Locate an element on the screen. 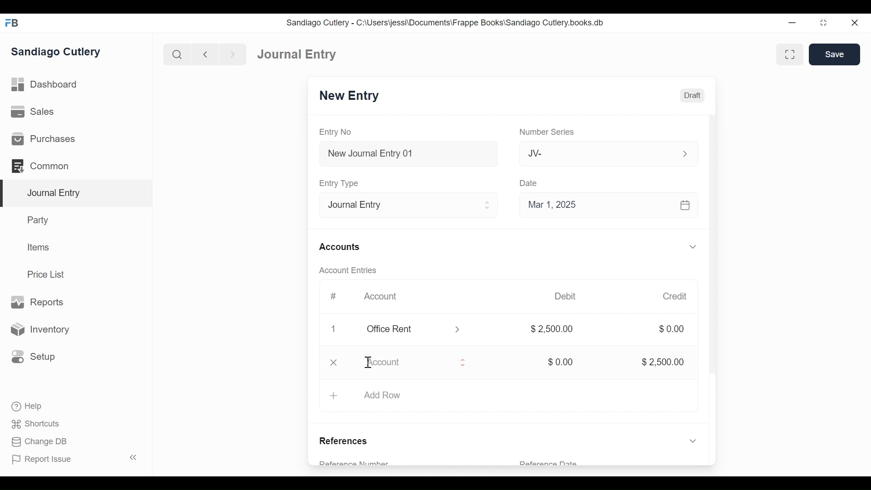  delete is located at coordinates (332, 330).